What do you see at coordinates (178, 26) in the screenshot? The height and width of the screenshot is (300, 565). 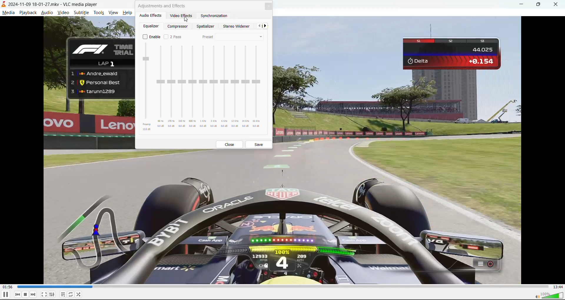 I see `compressor` at bounding box center [178, 26].